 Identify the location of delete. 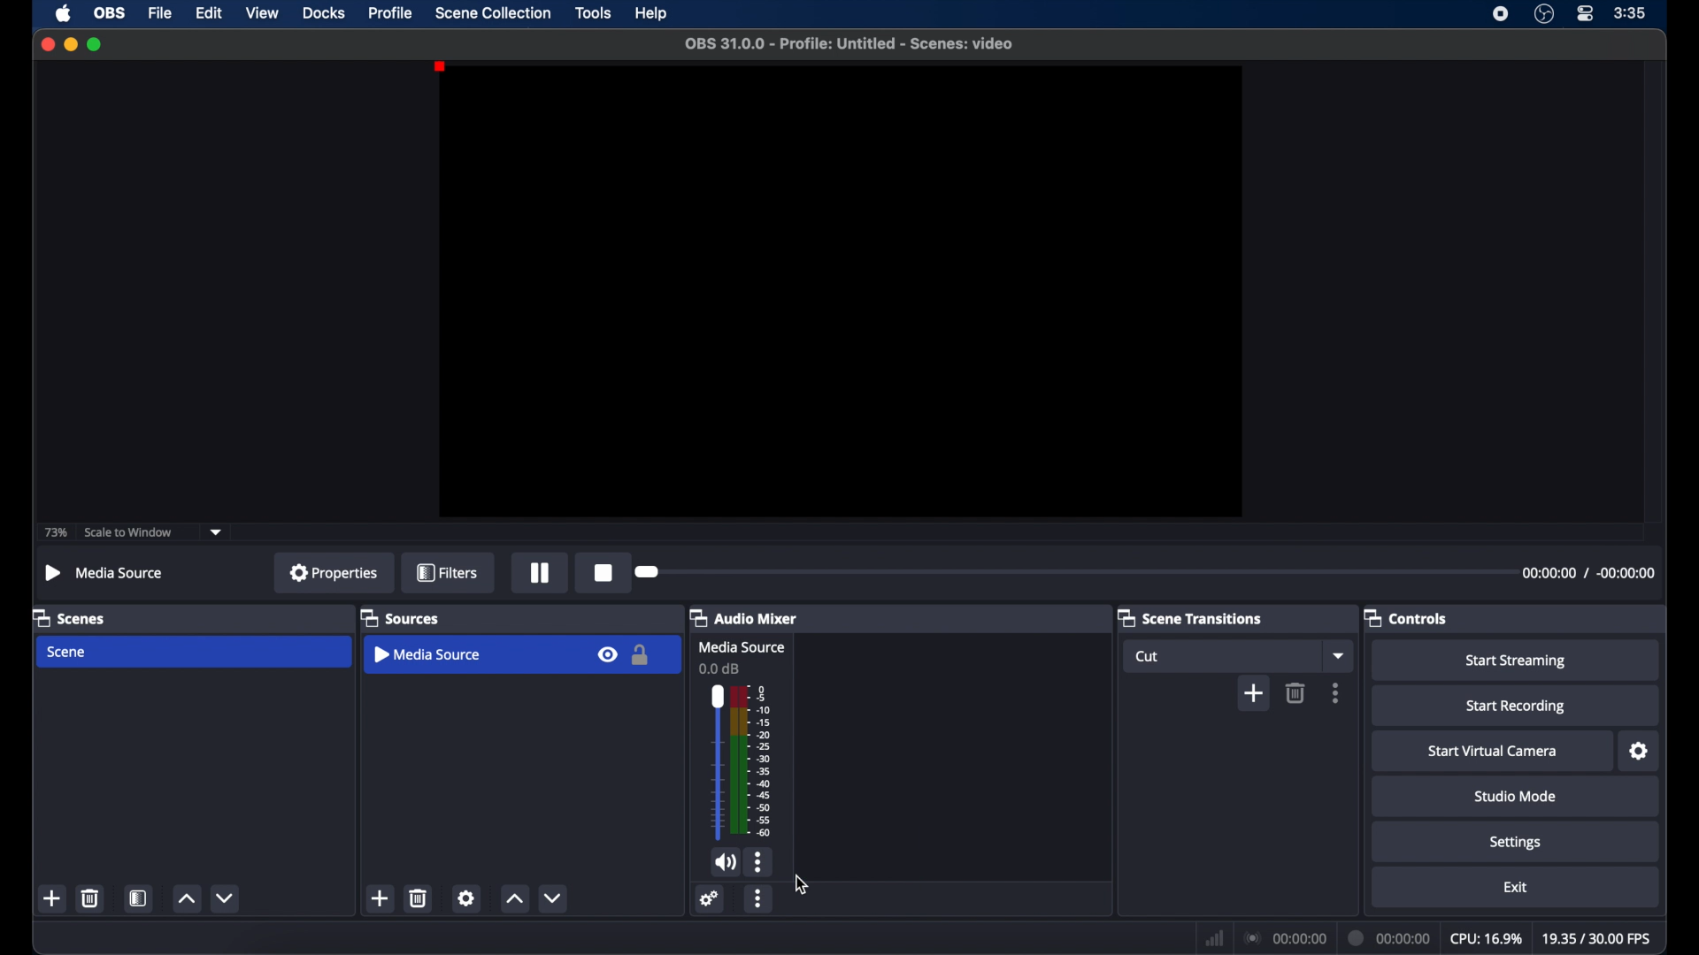
(91, 898).